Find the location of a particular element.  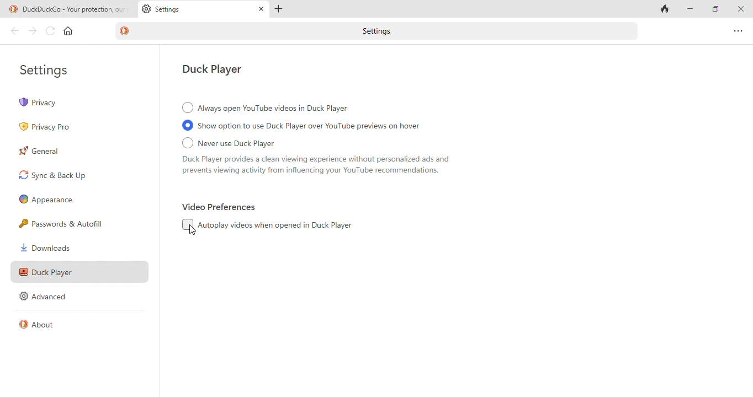

close is located at coordinates (740, 9).